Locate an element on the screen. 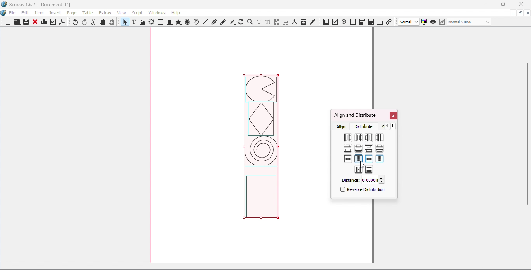  Make horizontal gaps between items equal to the values specified is located at coordinates (358, 169).